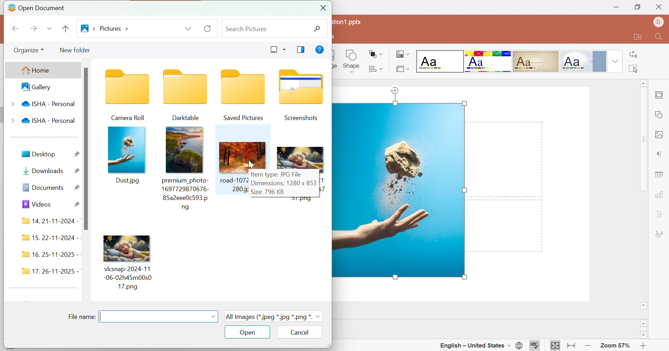 The width and height of the screenshot is (669, 351). What do you see at coordinates (660, 113) in the screenshot?
I see `shape settings` at bounding box center [660, 113].